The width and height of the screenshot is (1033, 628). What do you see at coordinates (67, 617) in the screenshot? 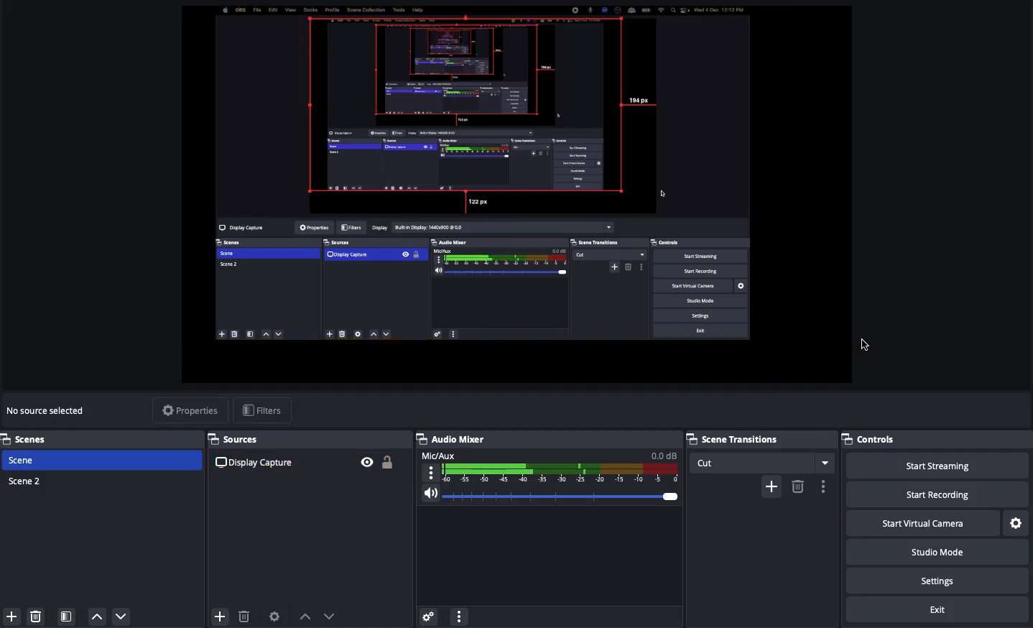
I see `Scene filter` at bounding box center [67, 617].